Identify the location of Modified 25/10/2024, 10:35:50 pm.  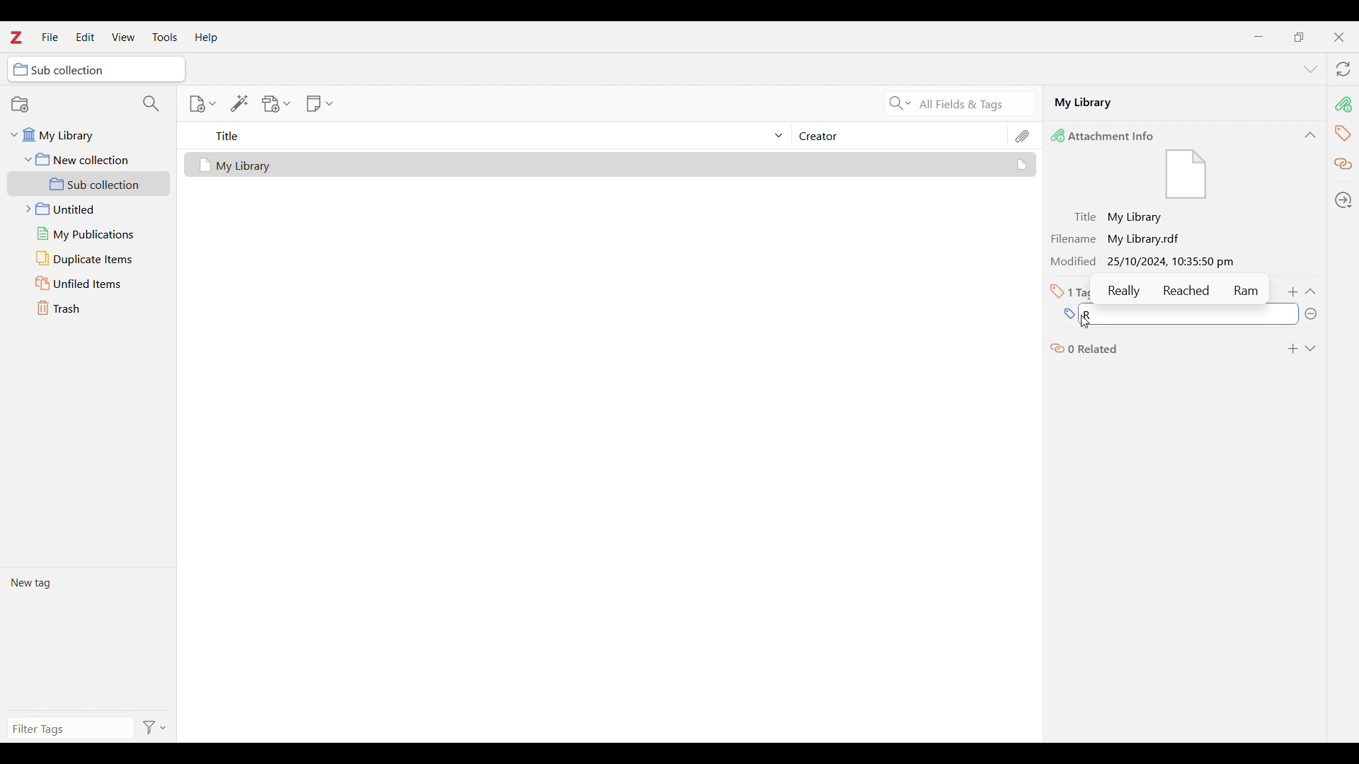
(1147, 262).